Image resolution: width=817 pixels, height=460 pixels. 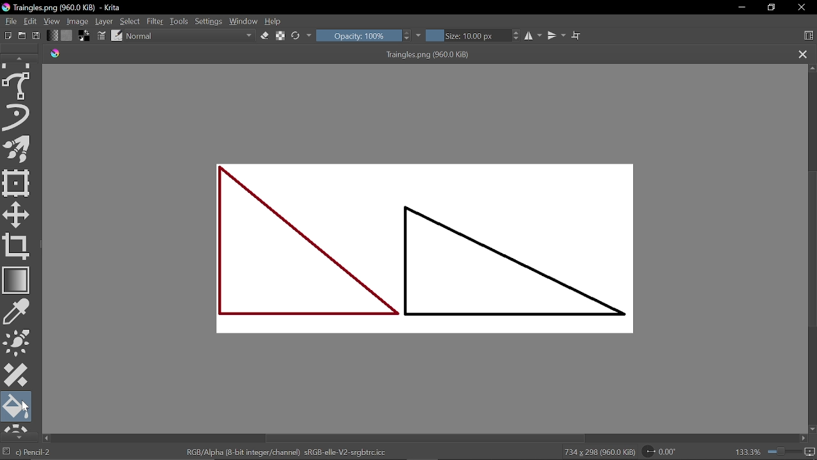 What do you see at coordinates (101, 36) in the screenshot?
I see `Edit brush settings` at bounding box center [101, 36].